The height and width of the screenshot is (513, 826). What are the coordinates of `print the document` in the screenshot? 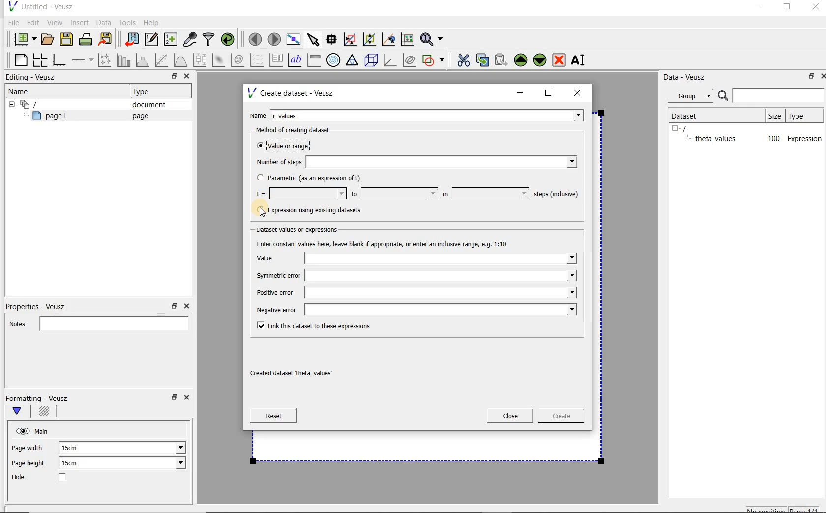 It's located at (88, 39).